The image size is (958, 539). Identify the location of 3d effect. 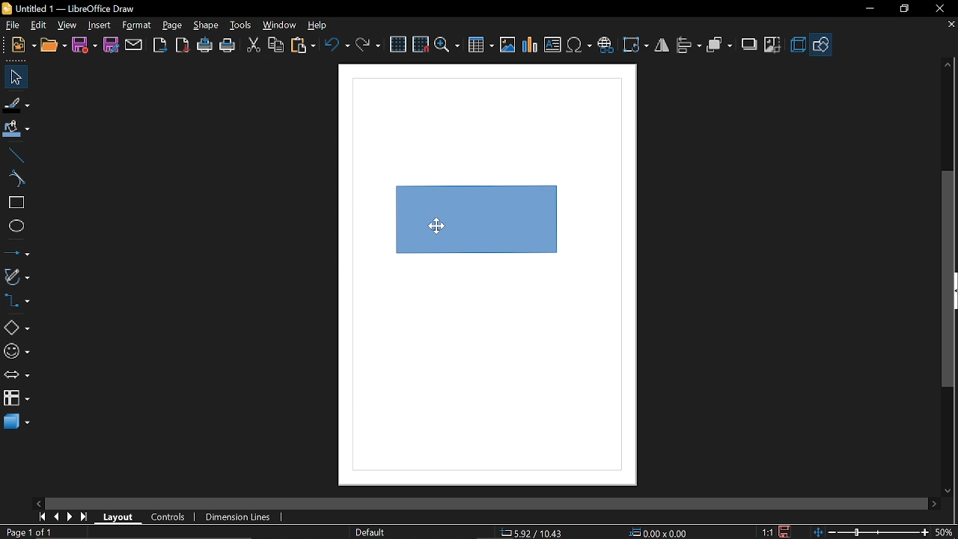
(798, 45).